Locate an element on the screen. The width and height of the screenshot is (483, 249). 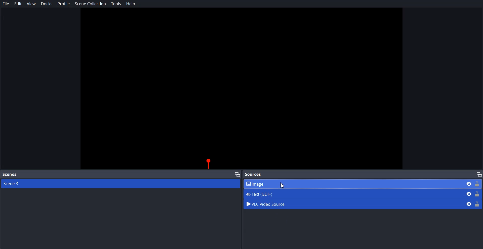
Profile is located at coordinates (64, 4).